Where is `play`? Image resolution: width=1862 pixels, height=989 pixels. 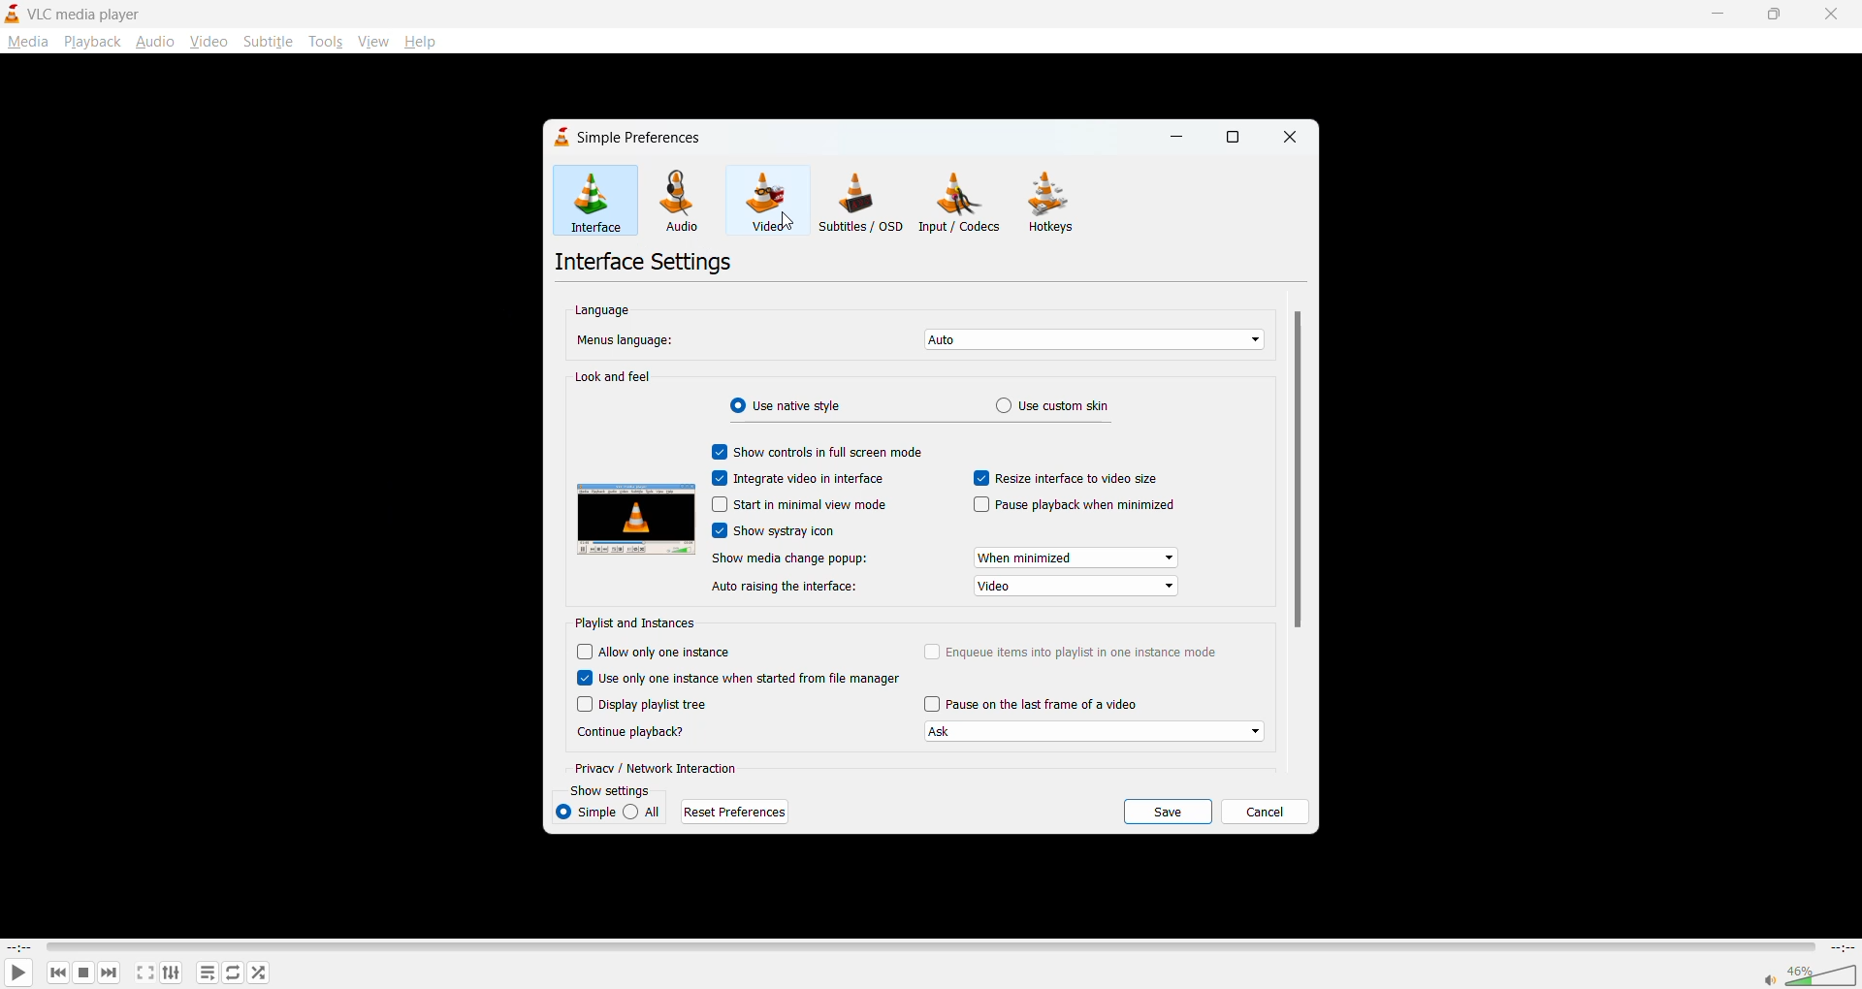
play is located at coordinates (16, 972).